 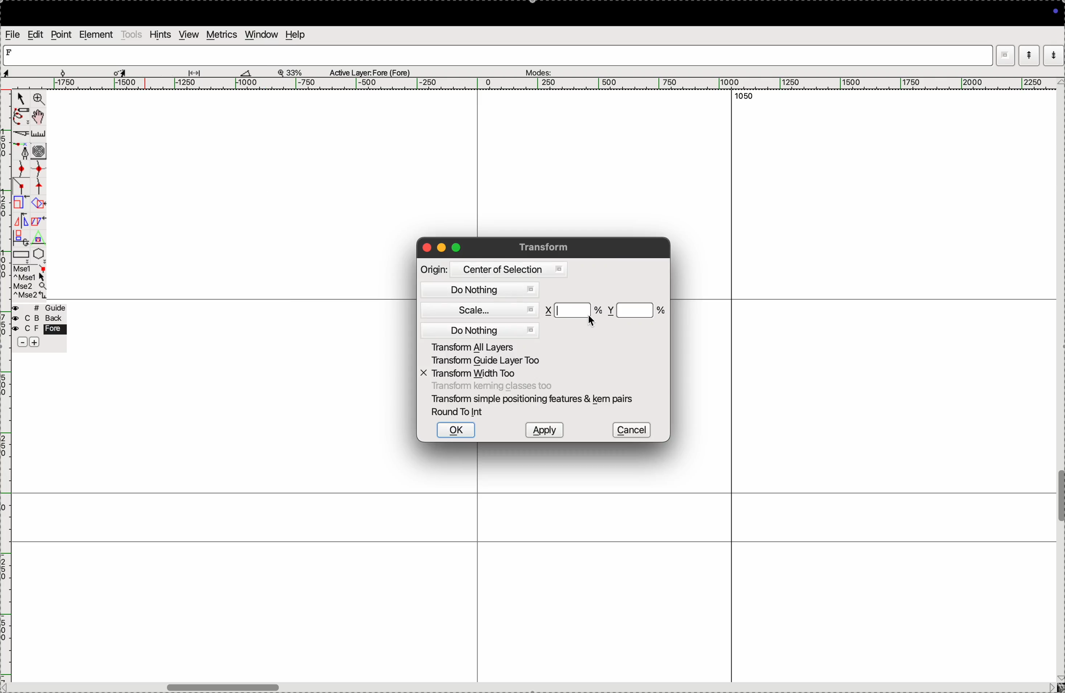 What do you see at coordinates (11, 52) in the screenshot?
I see `letter F` at bounding box center [11, 52].